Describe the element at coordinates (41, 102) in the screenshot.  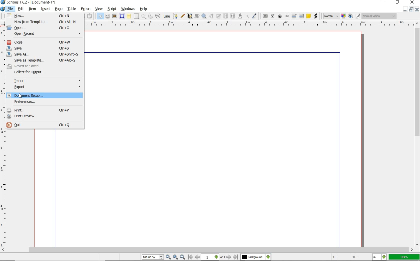
I see `PREFERENCES` at that location.